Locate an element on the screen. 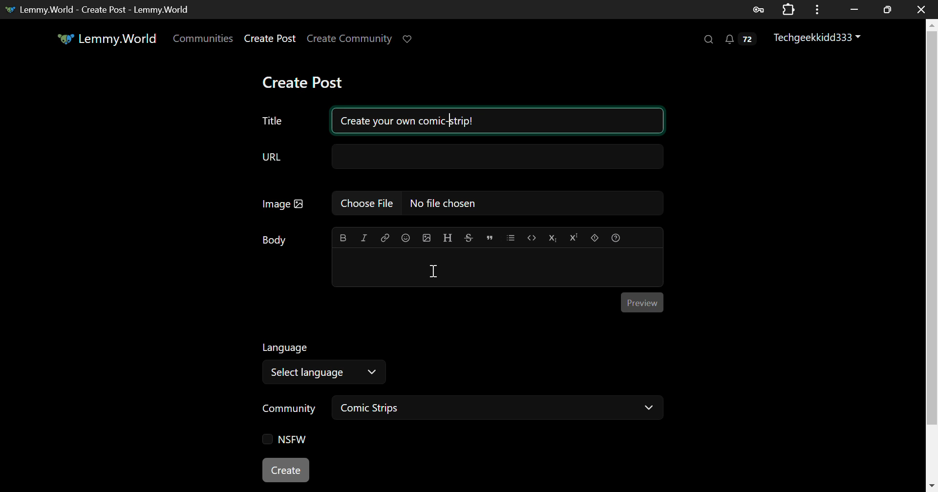 This screenshot has height=492, width=938. Extensions is located at coordinates (790, 9).